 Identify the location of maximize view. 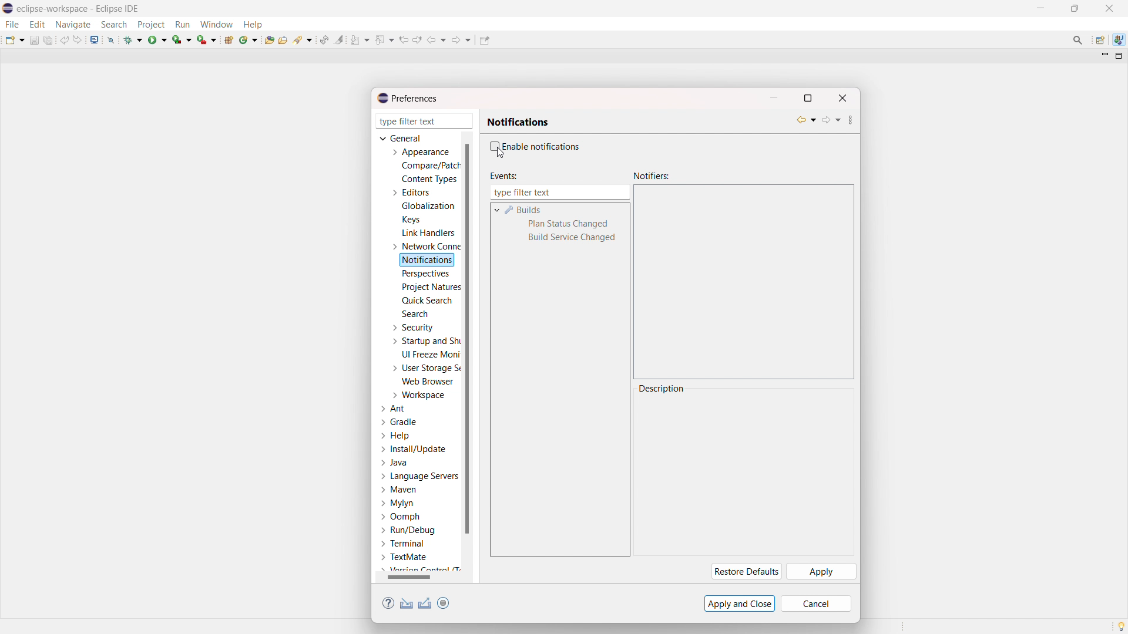
(1119, 56).